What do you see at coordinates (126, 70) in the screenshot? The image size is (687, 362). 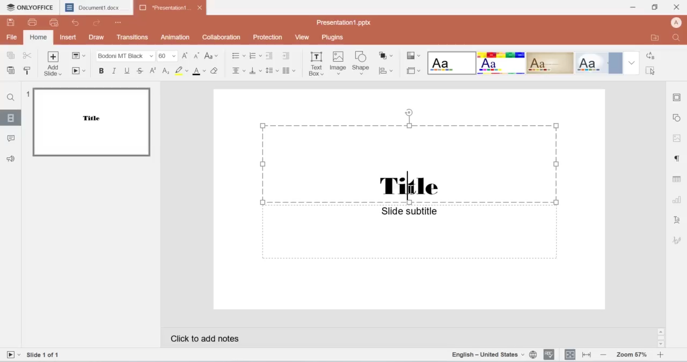 I see `underline` at bounding box center [126, 70].